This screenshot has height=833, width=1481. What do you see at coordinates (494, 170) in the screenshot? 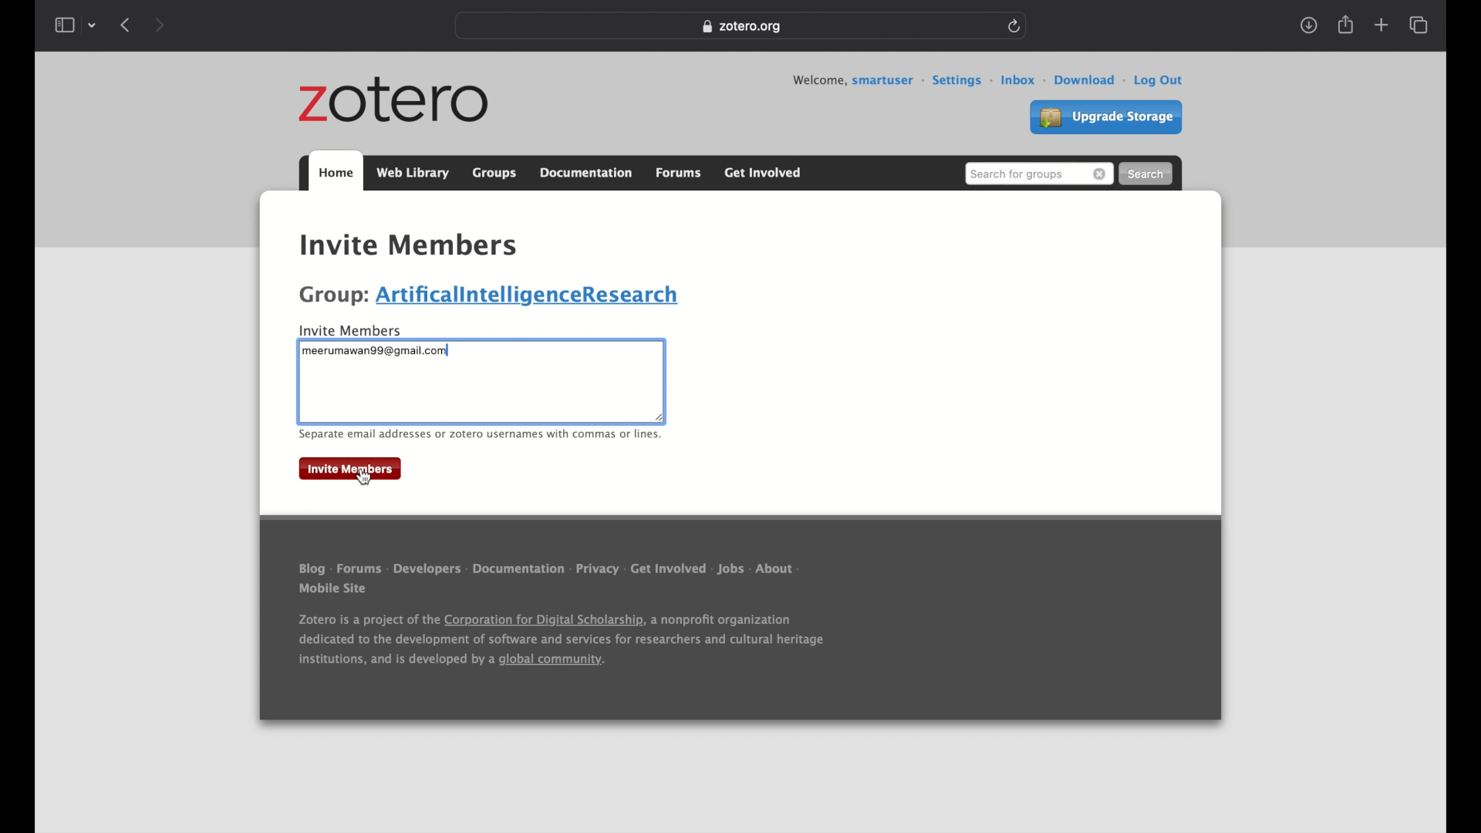
I see `groups tab` at bounding box center [494, 170].